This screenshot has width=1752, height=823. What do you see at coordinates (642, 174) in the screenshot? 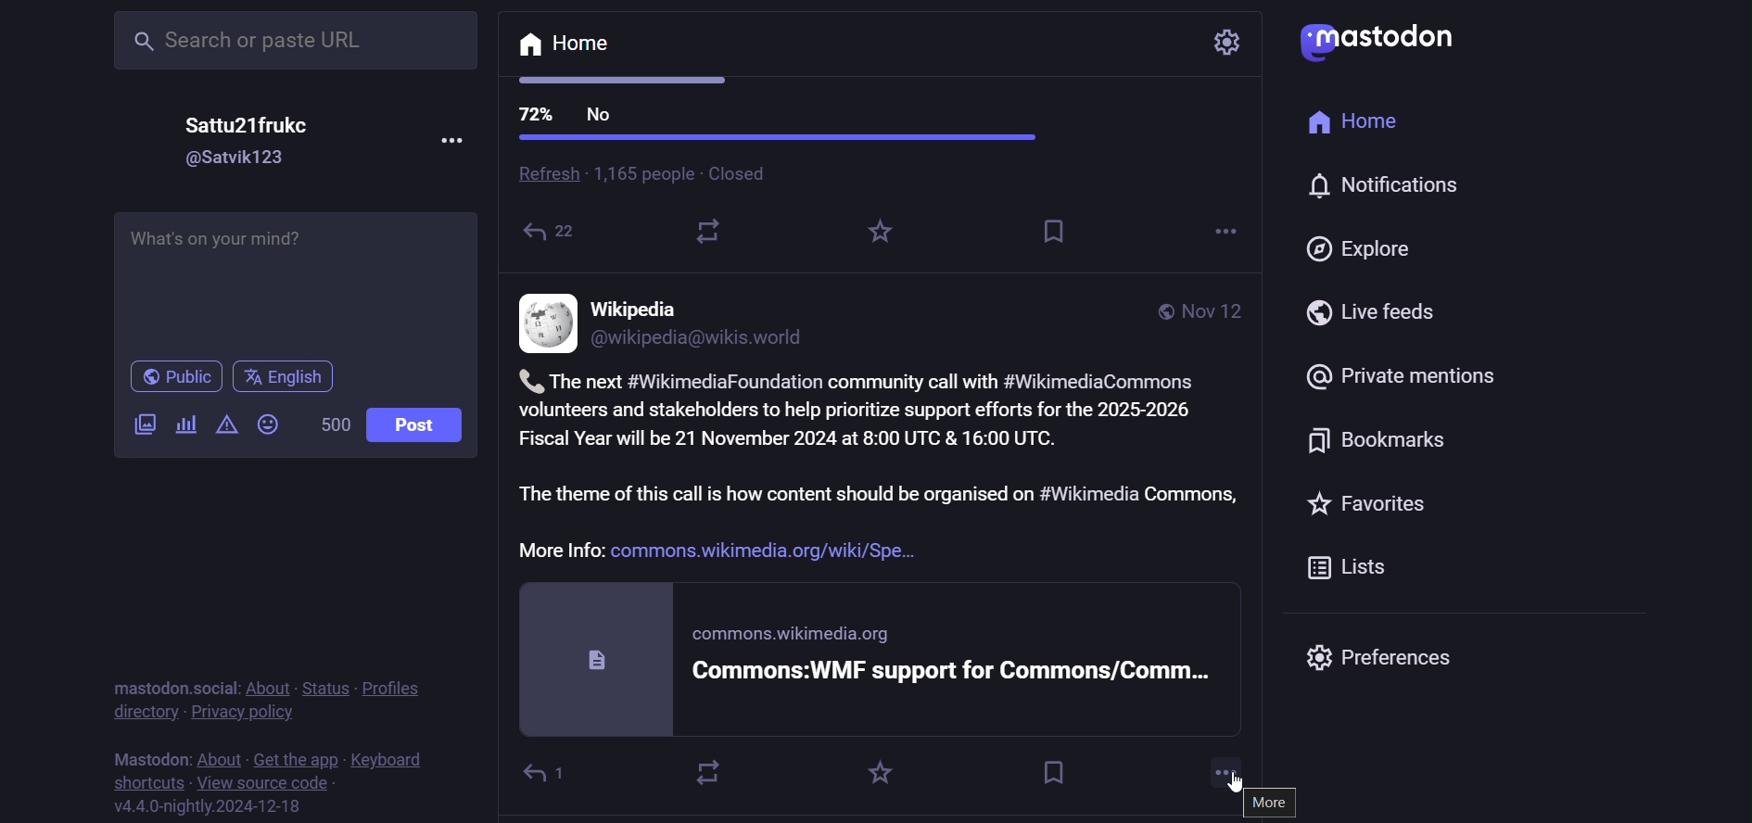
I see `1.165 people` at bounding box center [642, 174].